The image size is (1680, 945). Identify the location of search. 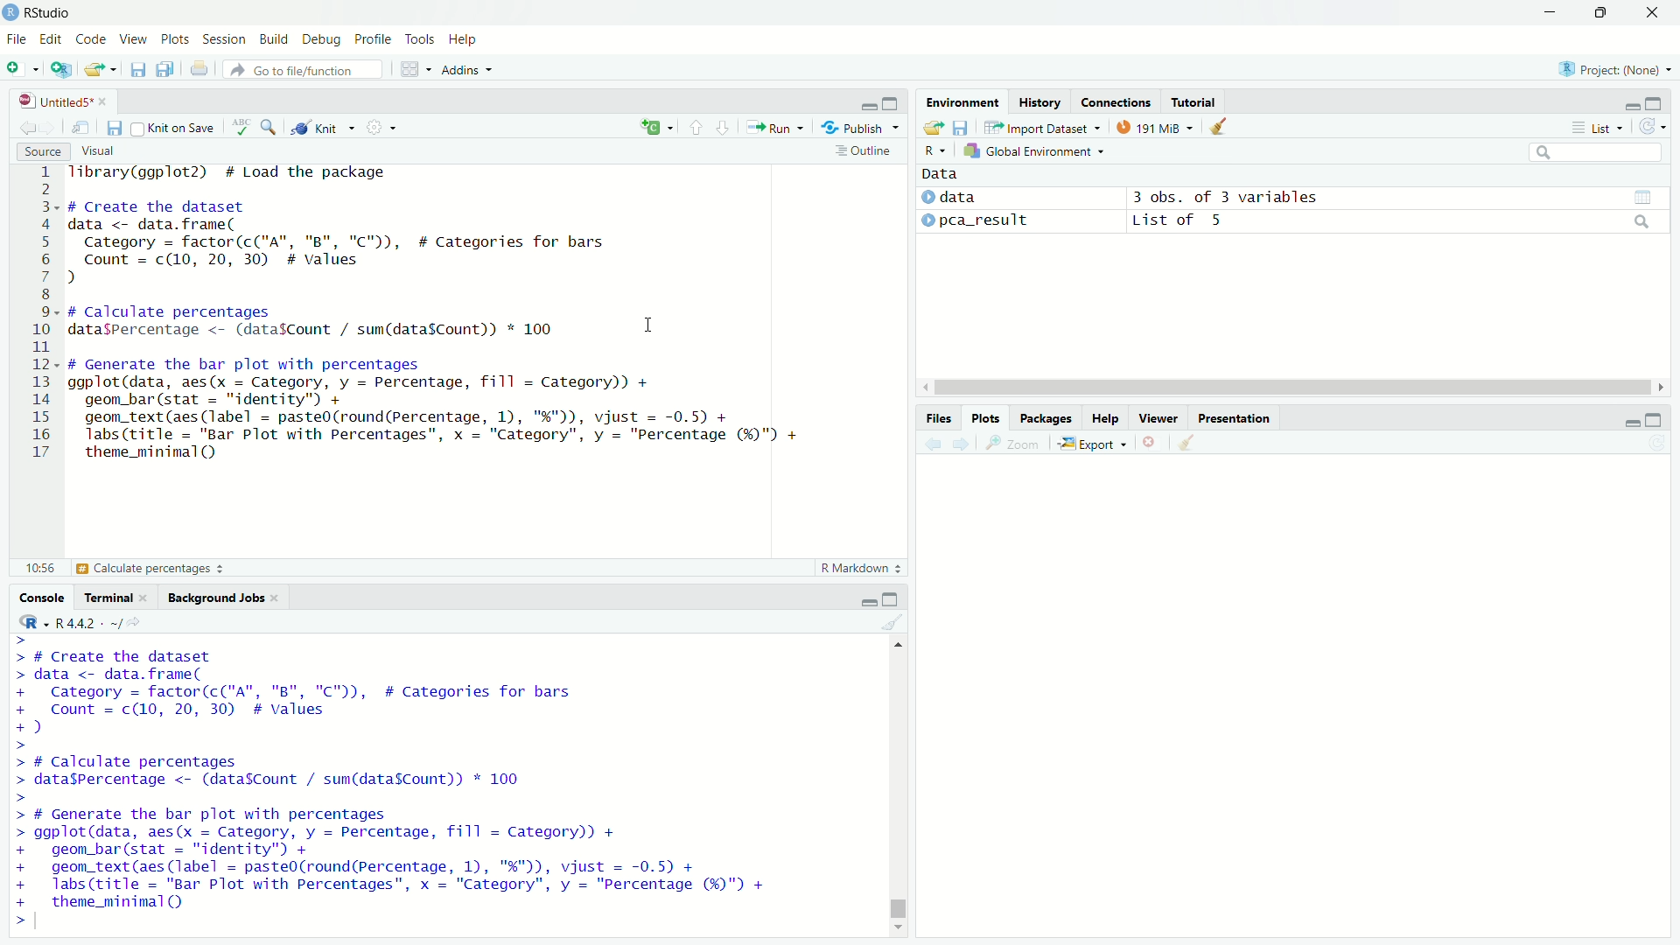
(1594, 151).